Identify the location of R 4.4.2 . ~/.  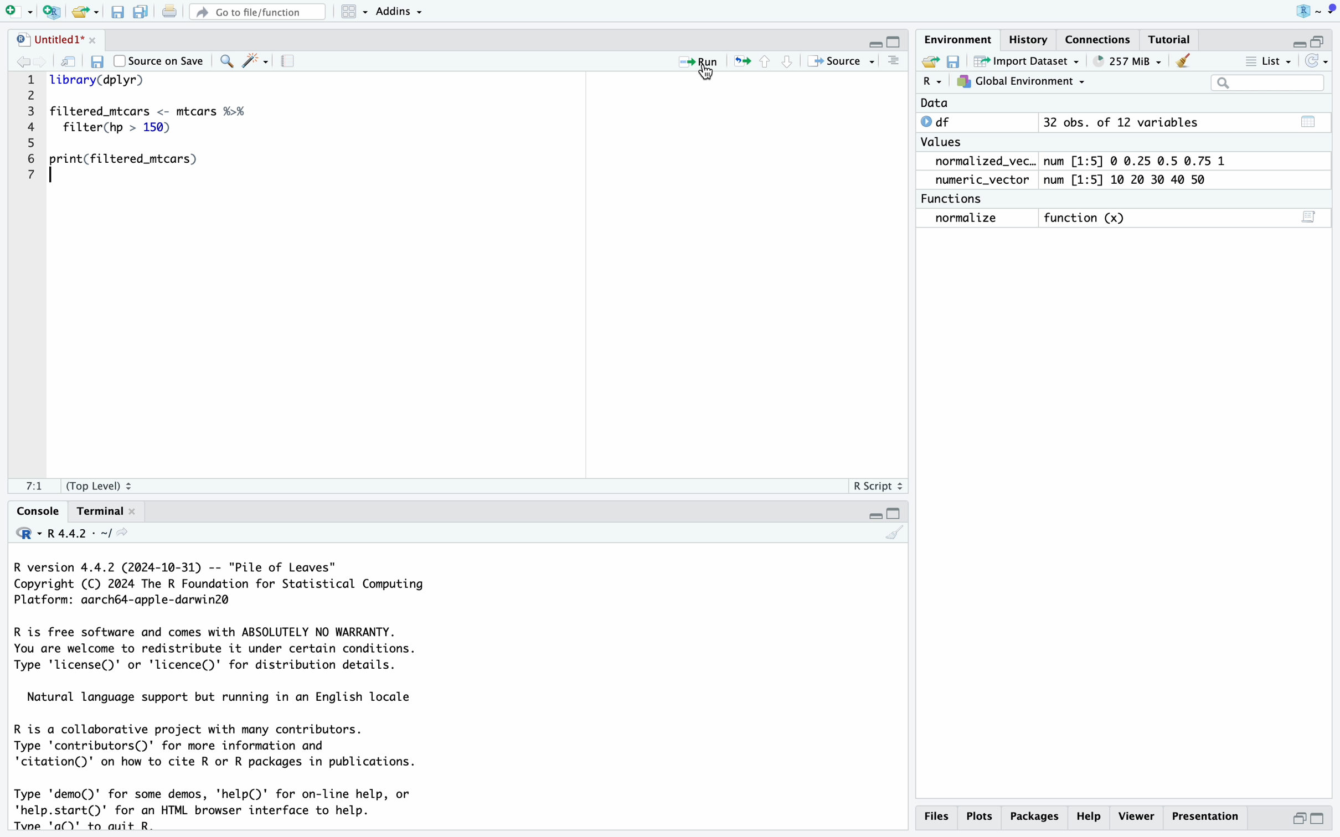
(74, 534).